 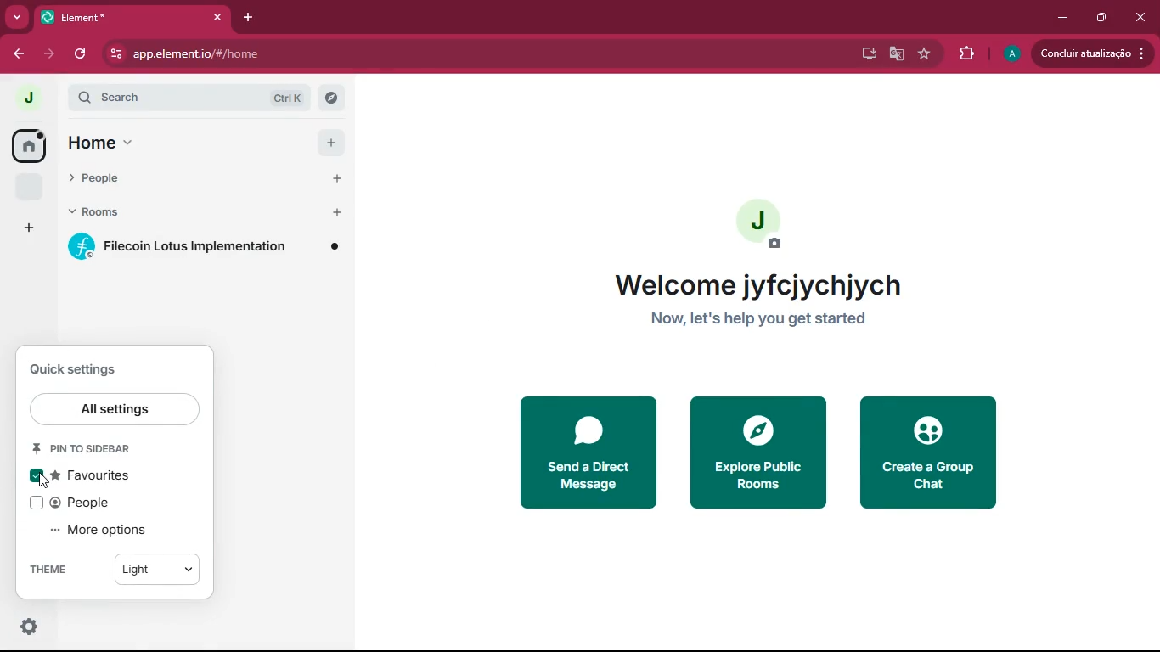 What do you see at coordinates (20, 56) in the screenshot?
I see `back` at bounding box center [20, 56].